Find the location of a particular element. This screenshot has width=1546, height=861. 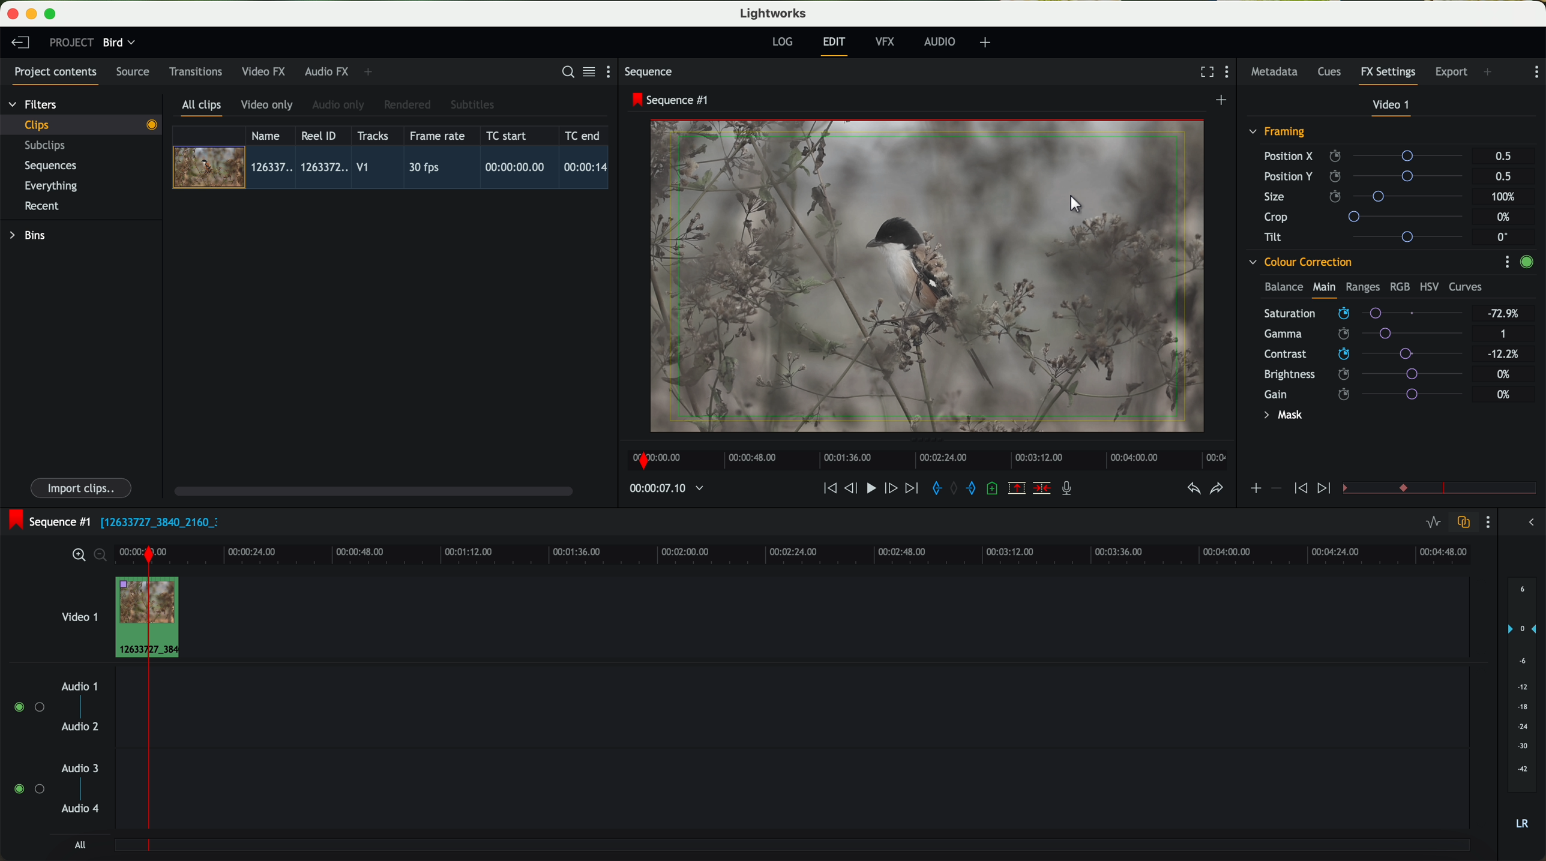

audio 1 is located at coordinates (80, 686).